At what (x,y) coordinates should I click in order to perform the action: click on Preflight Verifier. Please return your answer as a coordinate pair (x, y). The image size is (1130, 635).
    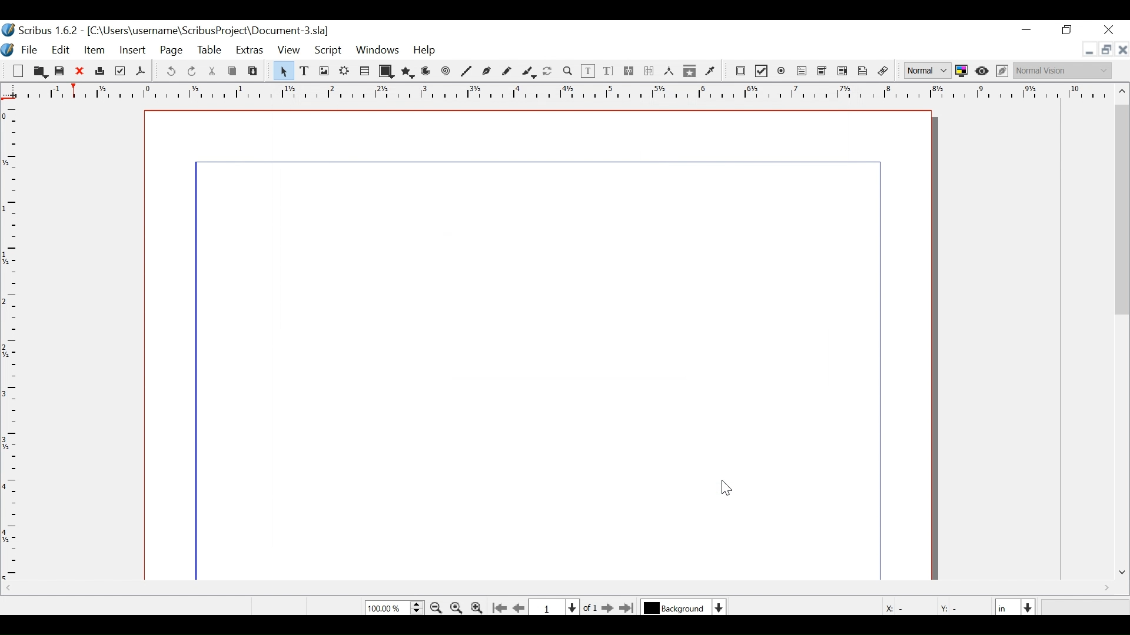
    Looking at the image, I should click on (119, 71).